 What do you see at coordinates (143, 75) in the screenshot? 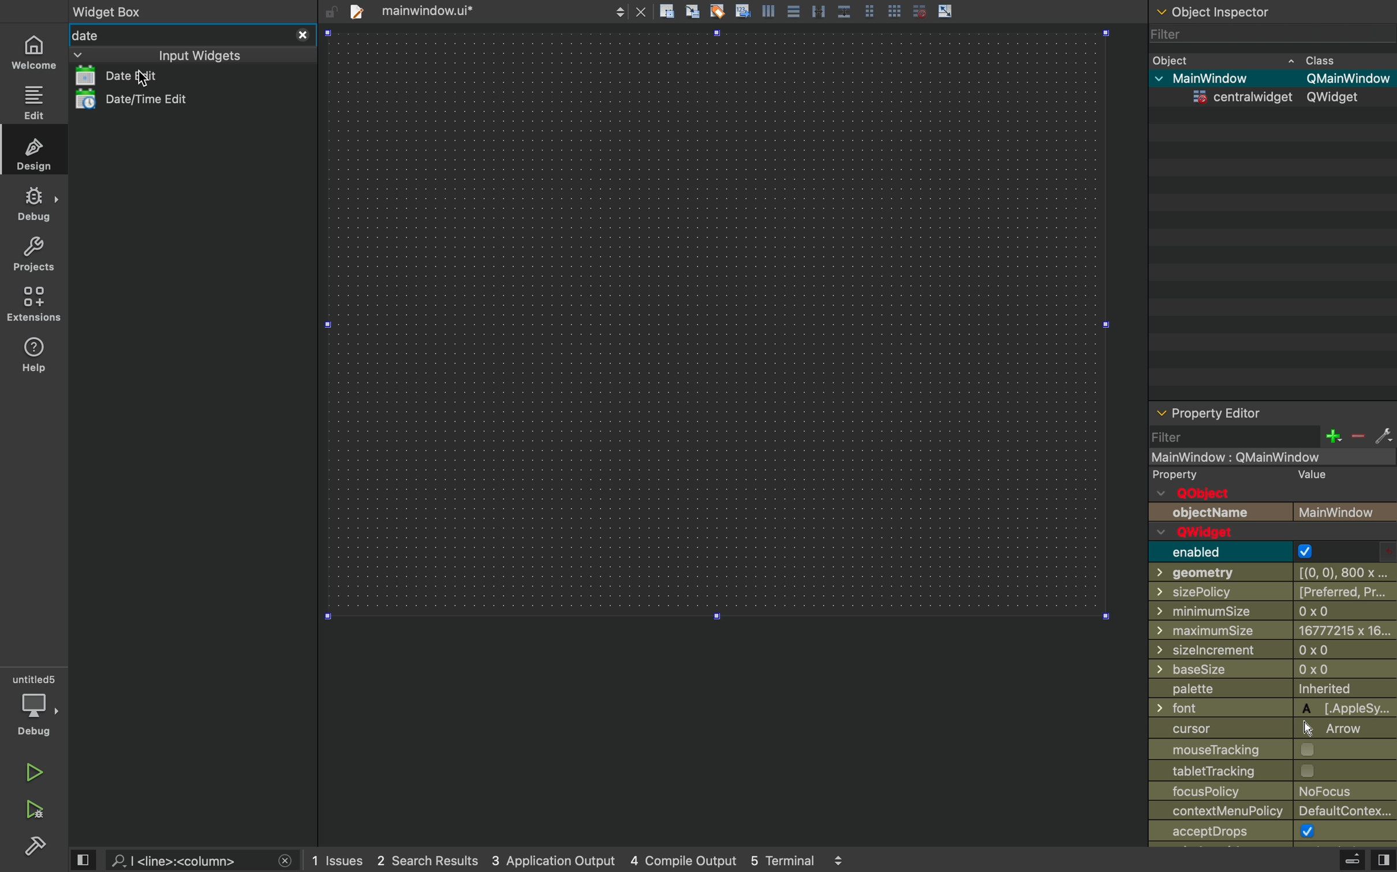
I see `date list` at bounding box center [143, 75].